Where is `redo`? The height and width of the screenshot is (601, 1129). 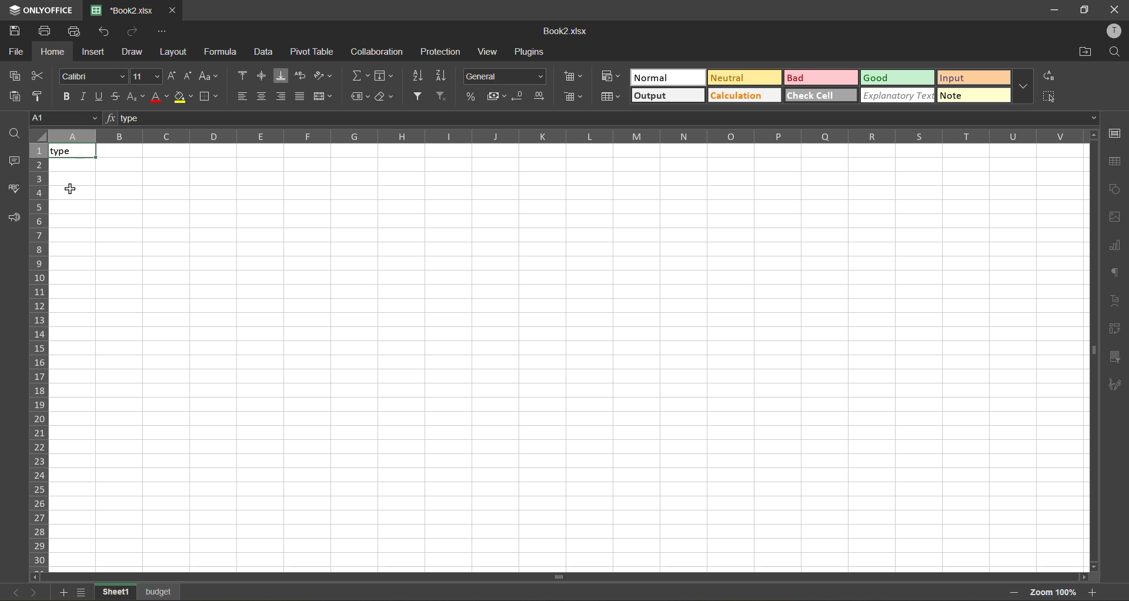 redo is located at coordinates (133, 32).